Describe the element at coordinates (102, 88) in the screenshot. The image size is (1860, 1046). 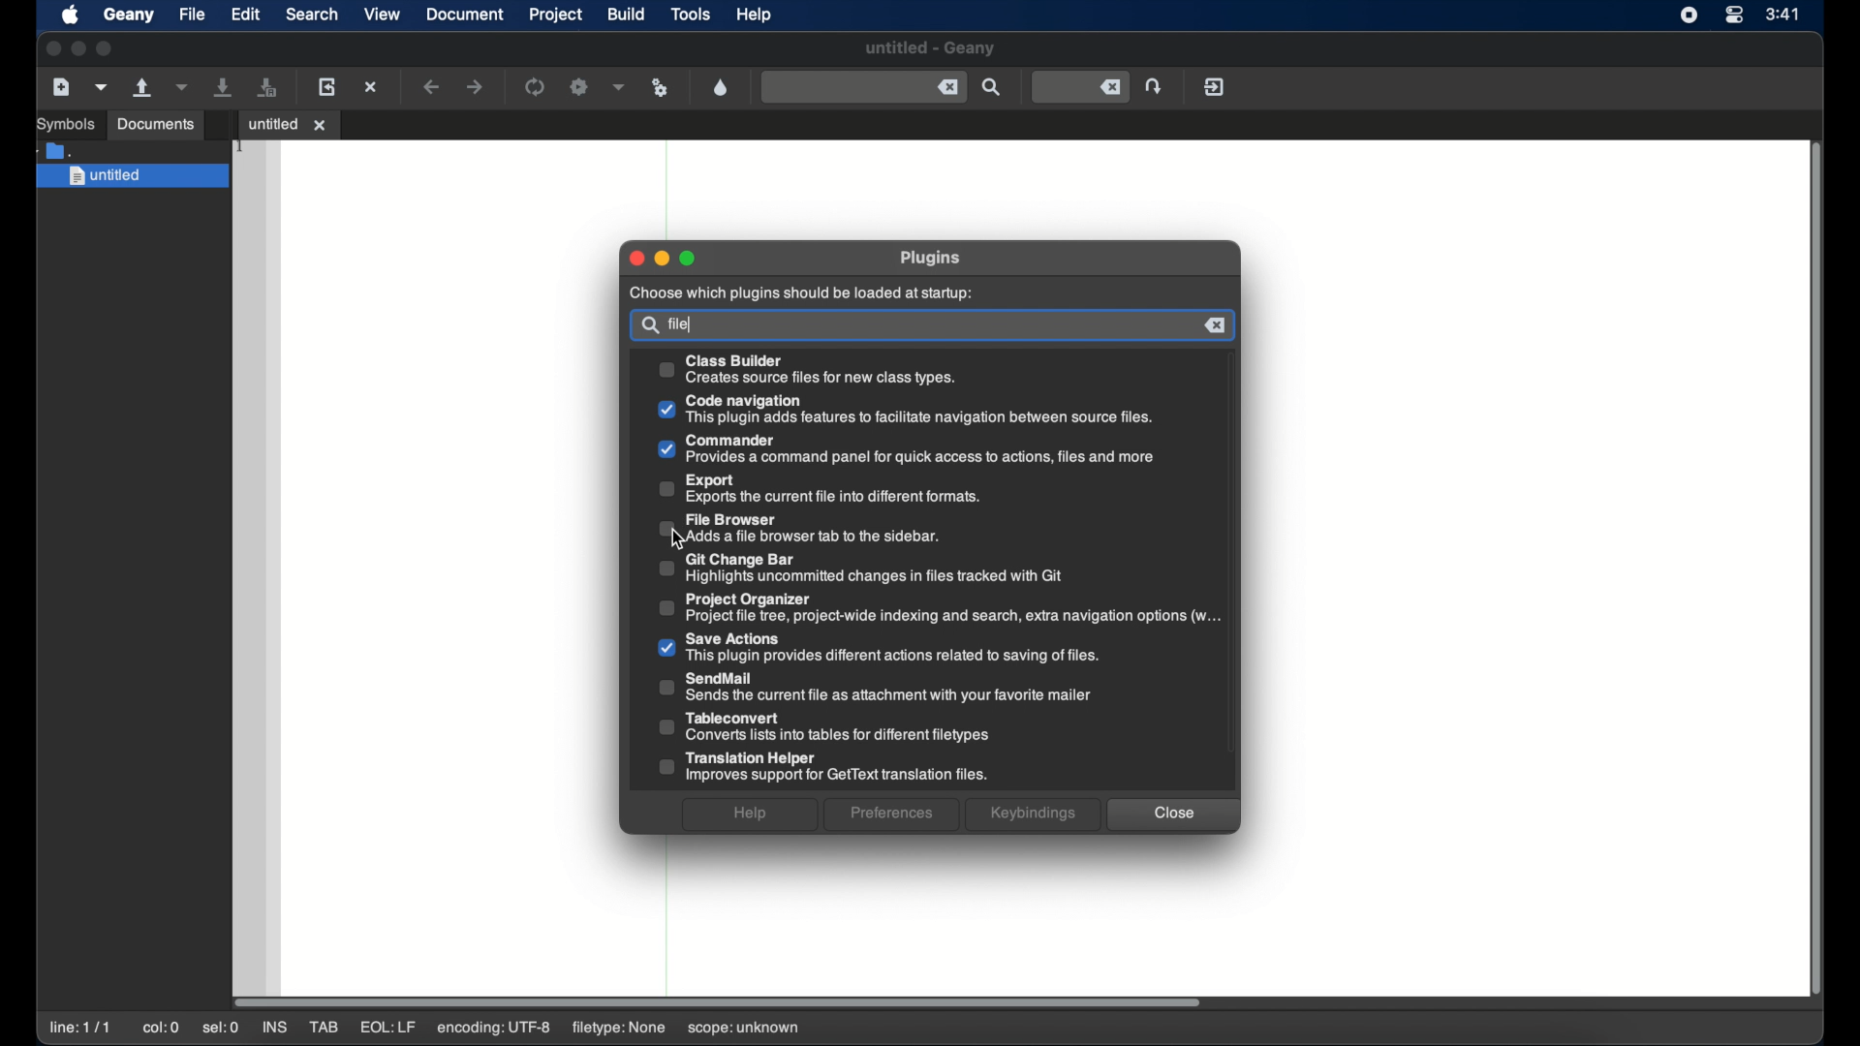
I see `create a new file from template` at that location.